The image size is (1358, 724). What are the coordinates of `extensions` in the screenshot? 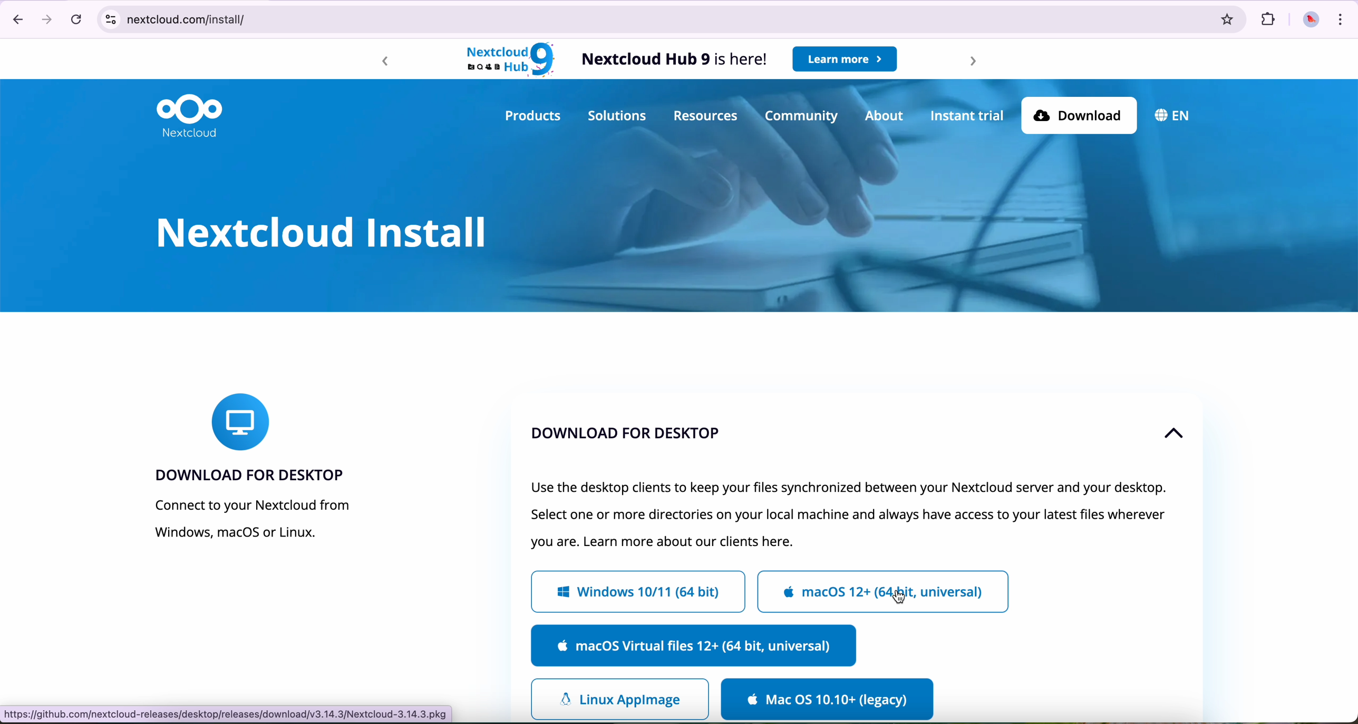 It's located at (1269, 19).